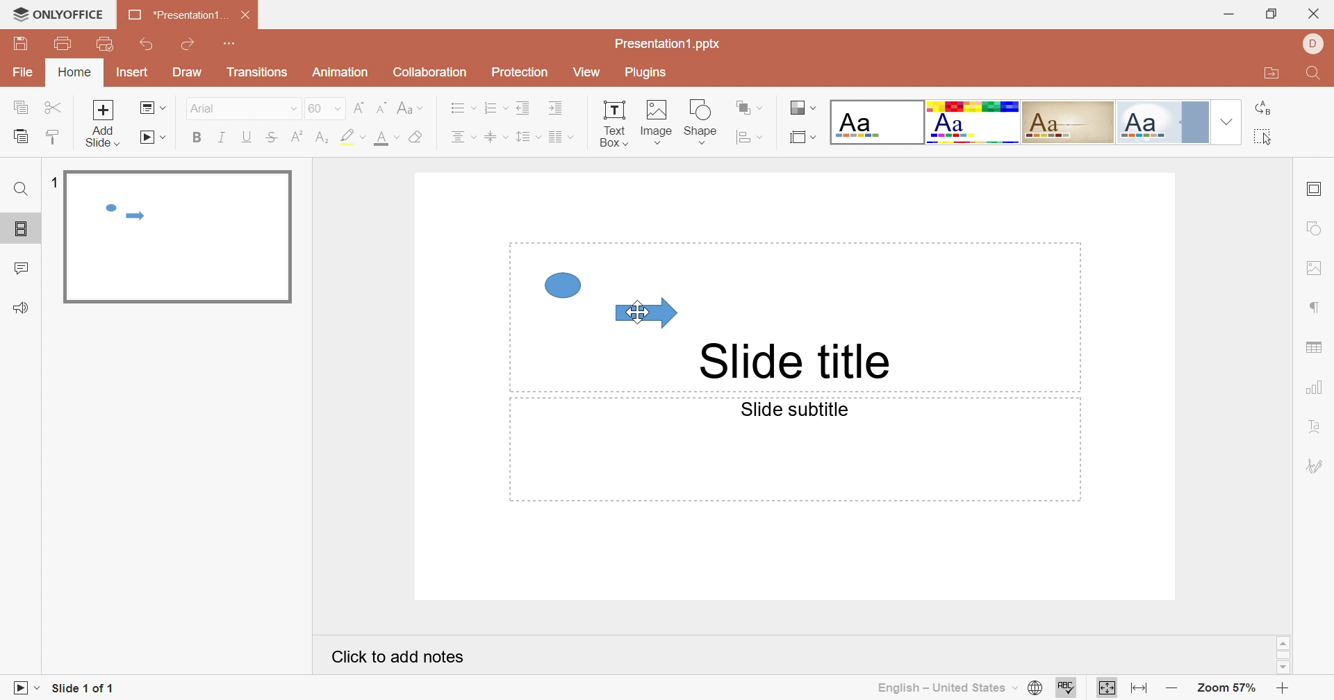 The height and width of the screenshot is (700, 1334). I want to click on 1, so click(53, 179).